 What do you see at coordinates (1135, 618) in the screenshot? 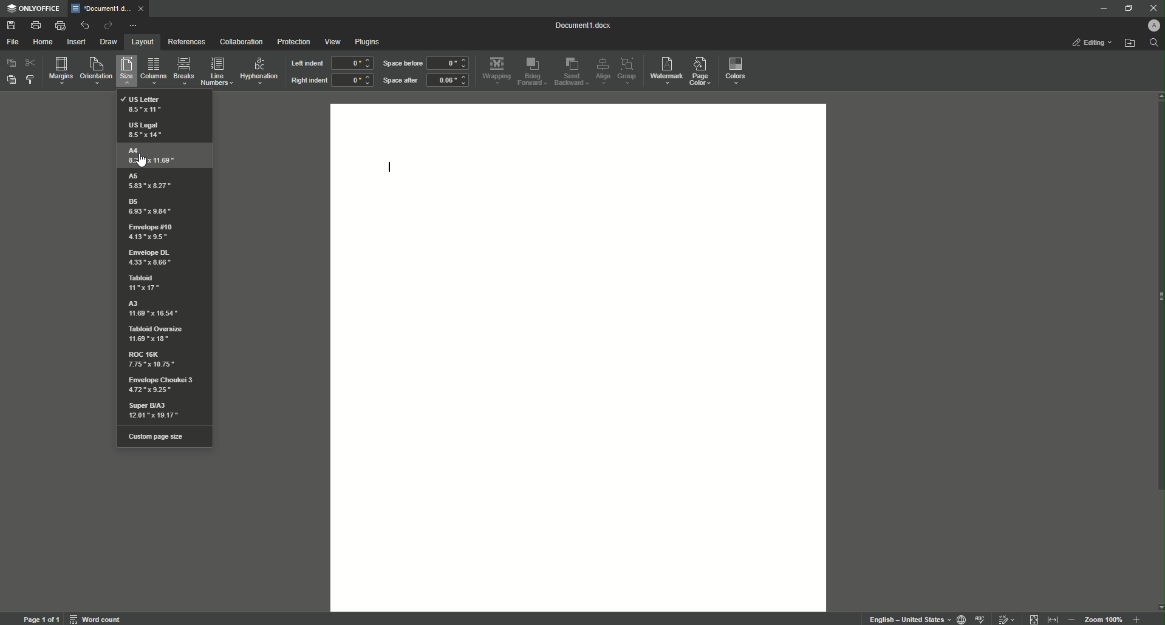
I see `Zoom In` at bounding box center [1135, 618].